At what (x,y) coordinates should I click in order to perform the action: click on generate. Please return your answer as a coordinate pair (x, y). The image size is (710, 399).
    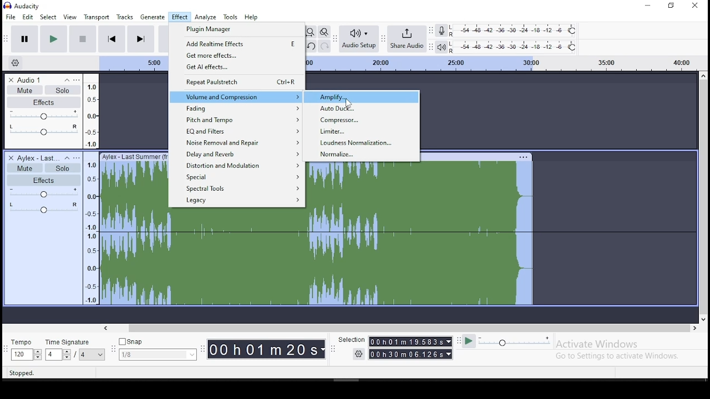
    Looking at the image, I should click on (154, 17).